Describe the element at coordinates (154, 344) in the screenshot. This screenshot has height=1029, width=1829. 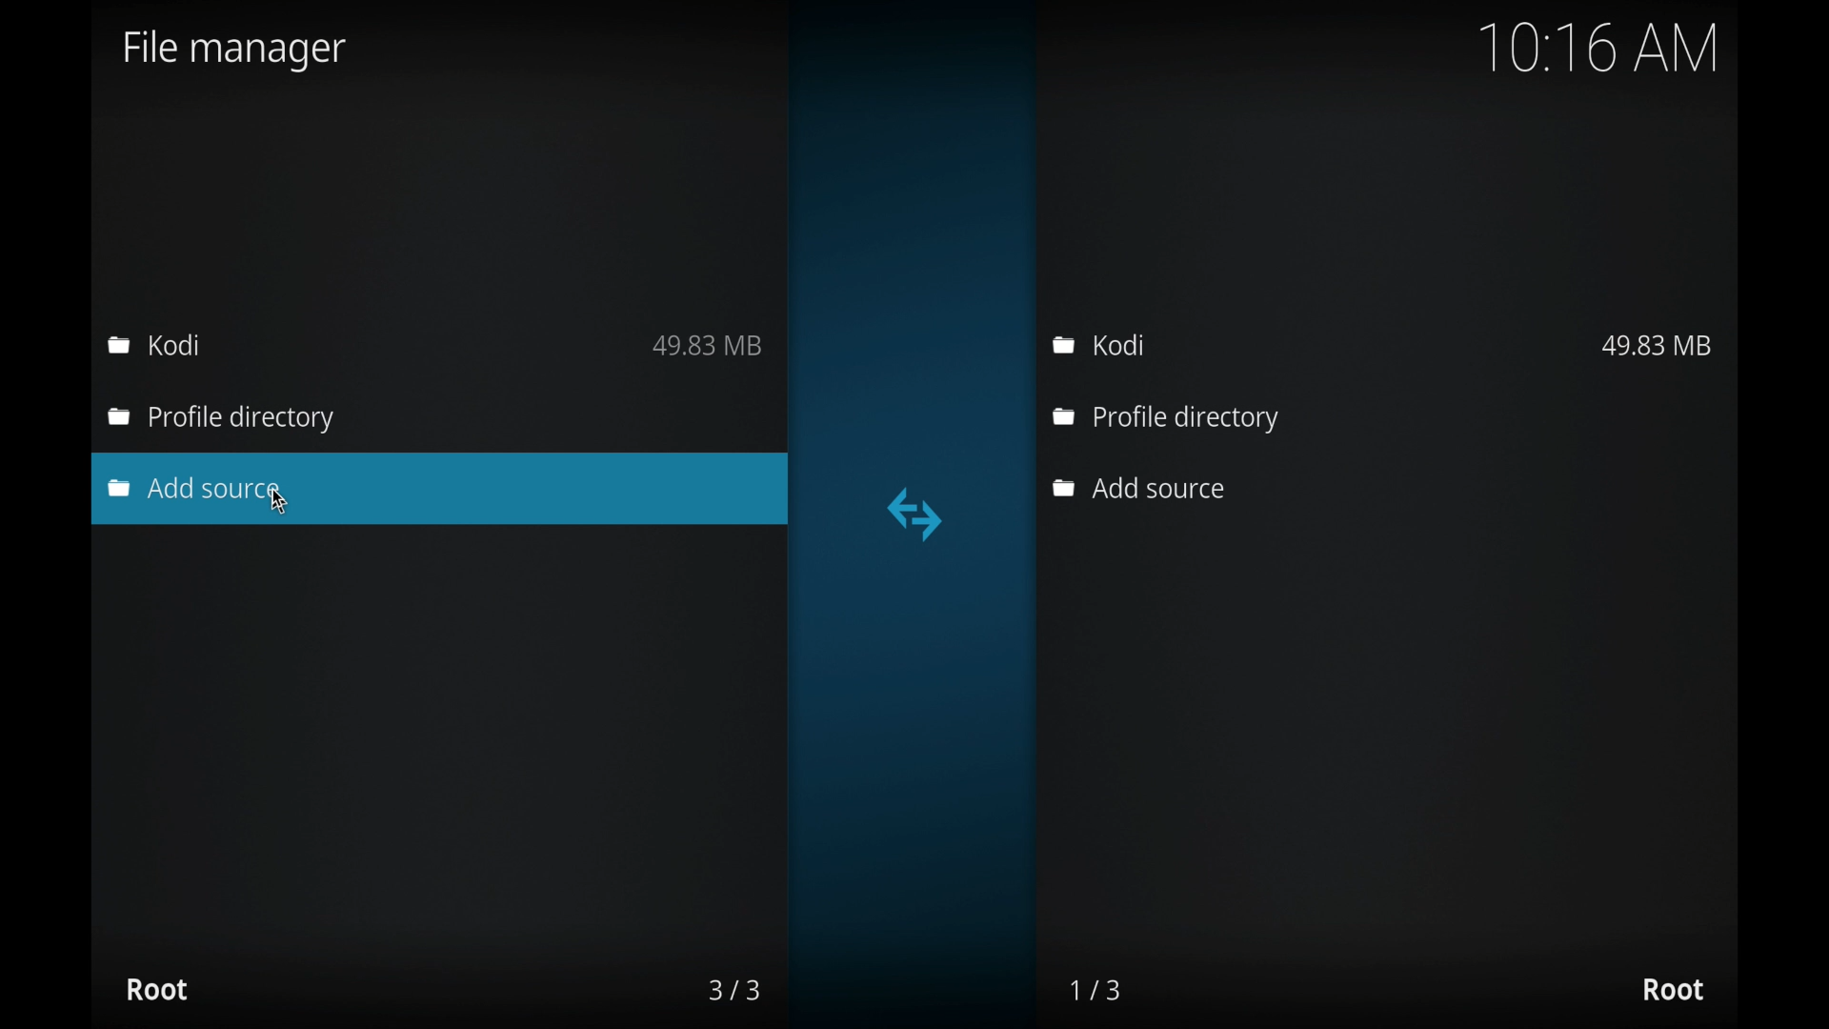
I see `kodi` at that location.